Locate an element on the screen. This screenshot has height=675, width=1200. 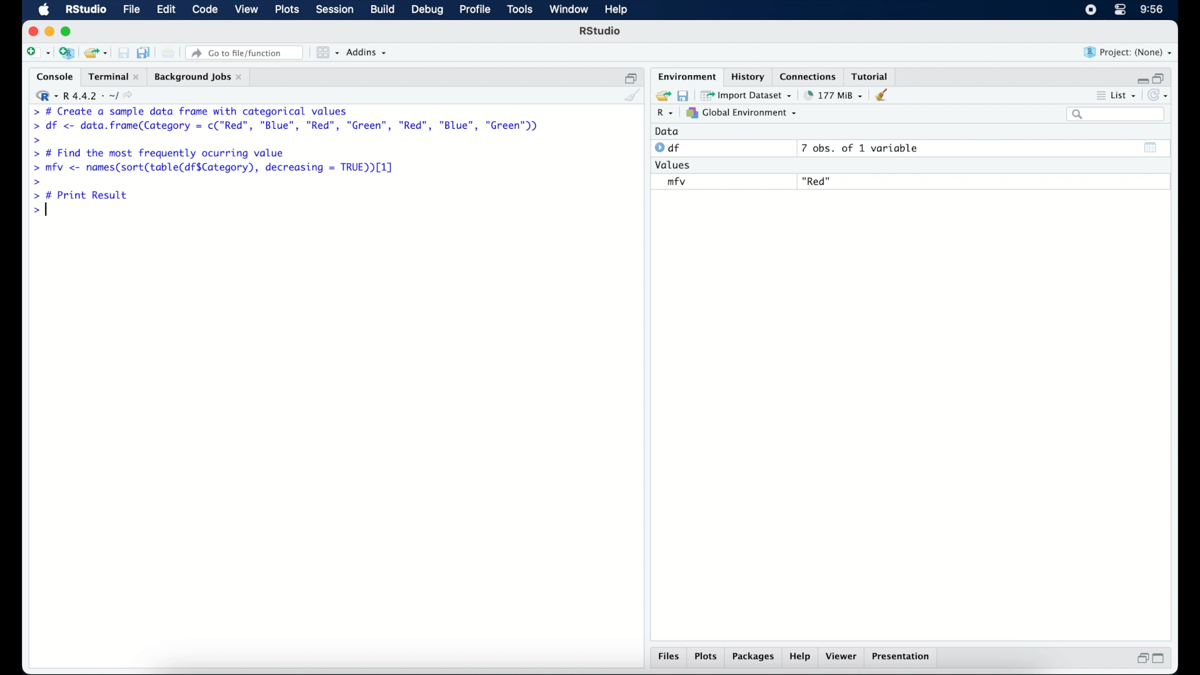
files is located at coordinates (667, 657).